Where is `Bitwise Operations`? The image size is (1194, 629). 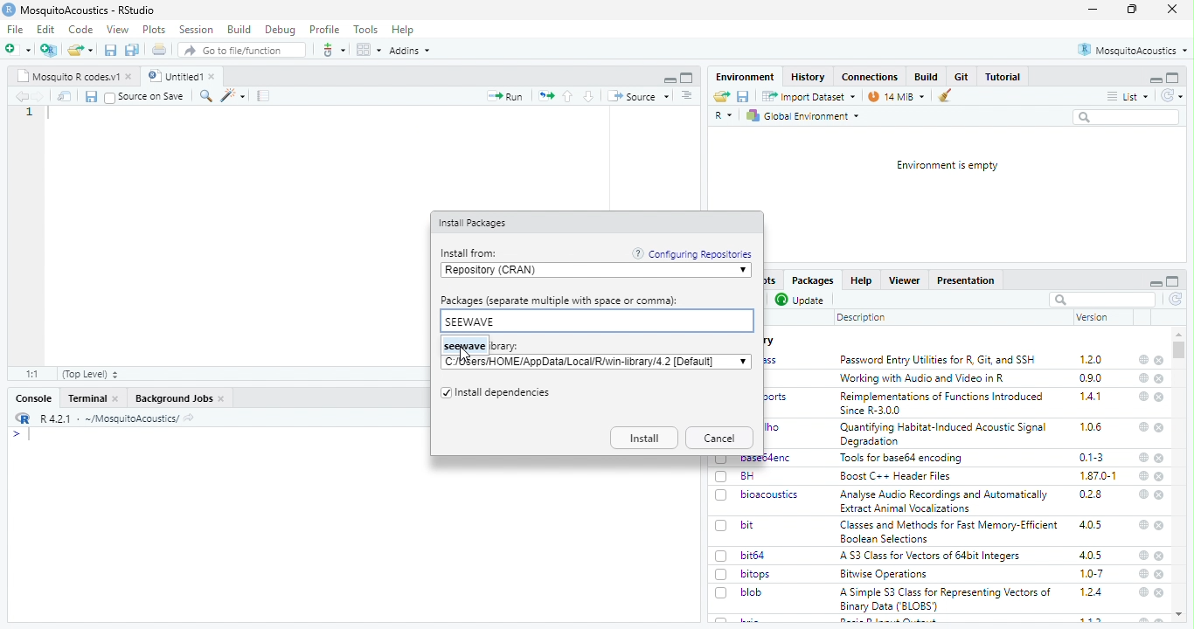 Bitwise Operations is located at coordinates (885, 575).